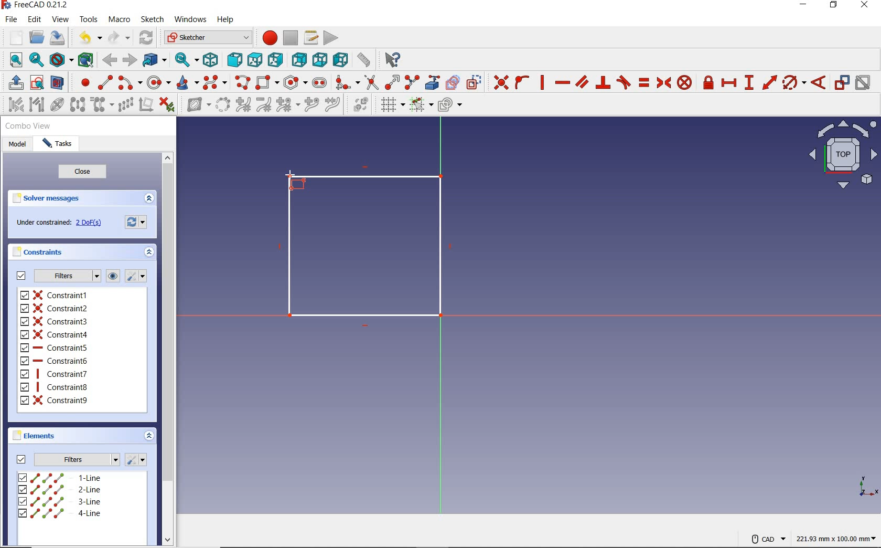 The height and width of the screenshot is (548, 881). I want to click on minimize, so click(804, 7).